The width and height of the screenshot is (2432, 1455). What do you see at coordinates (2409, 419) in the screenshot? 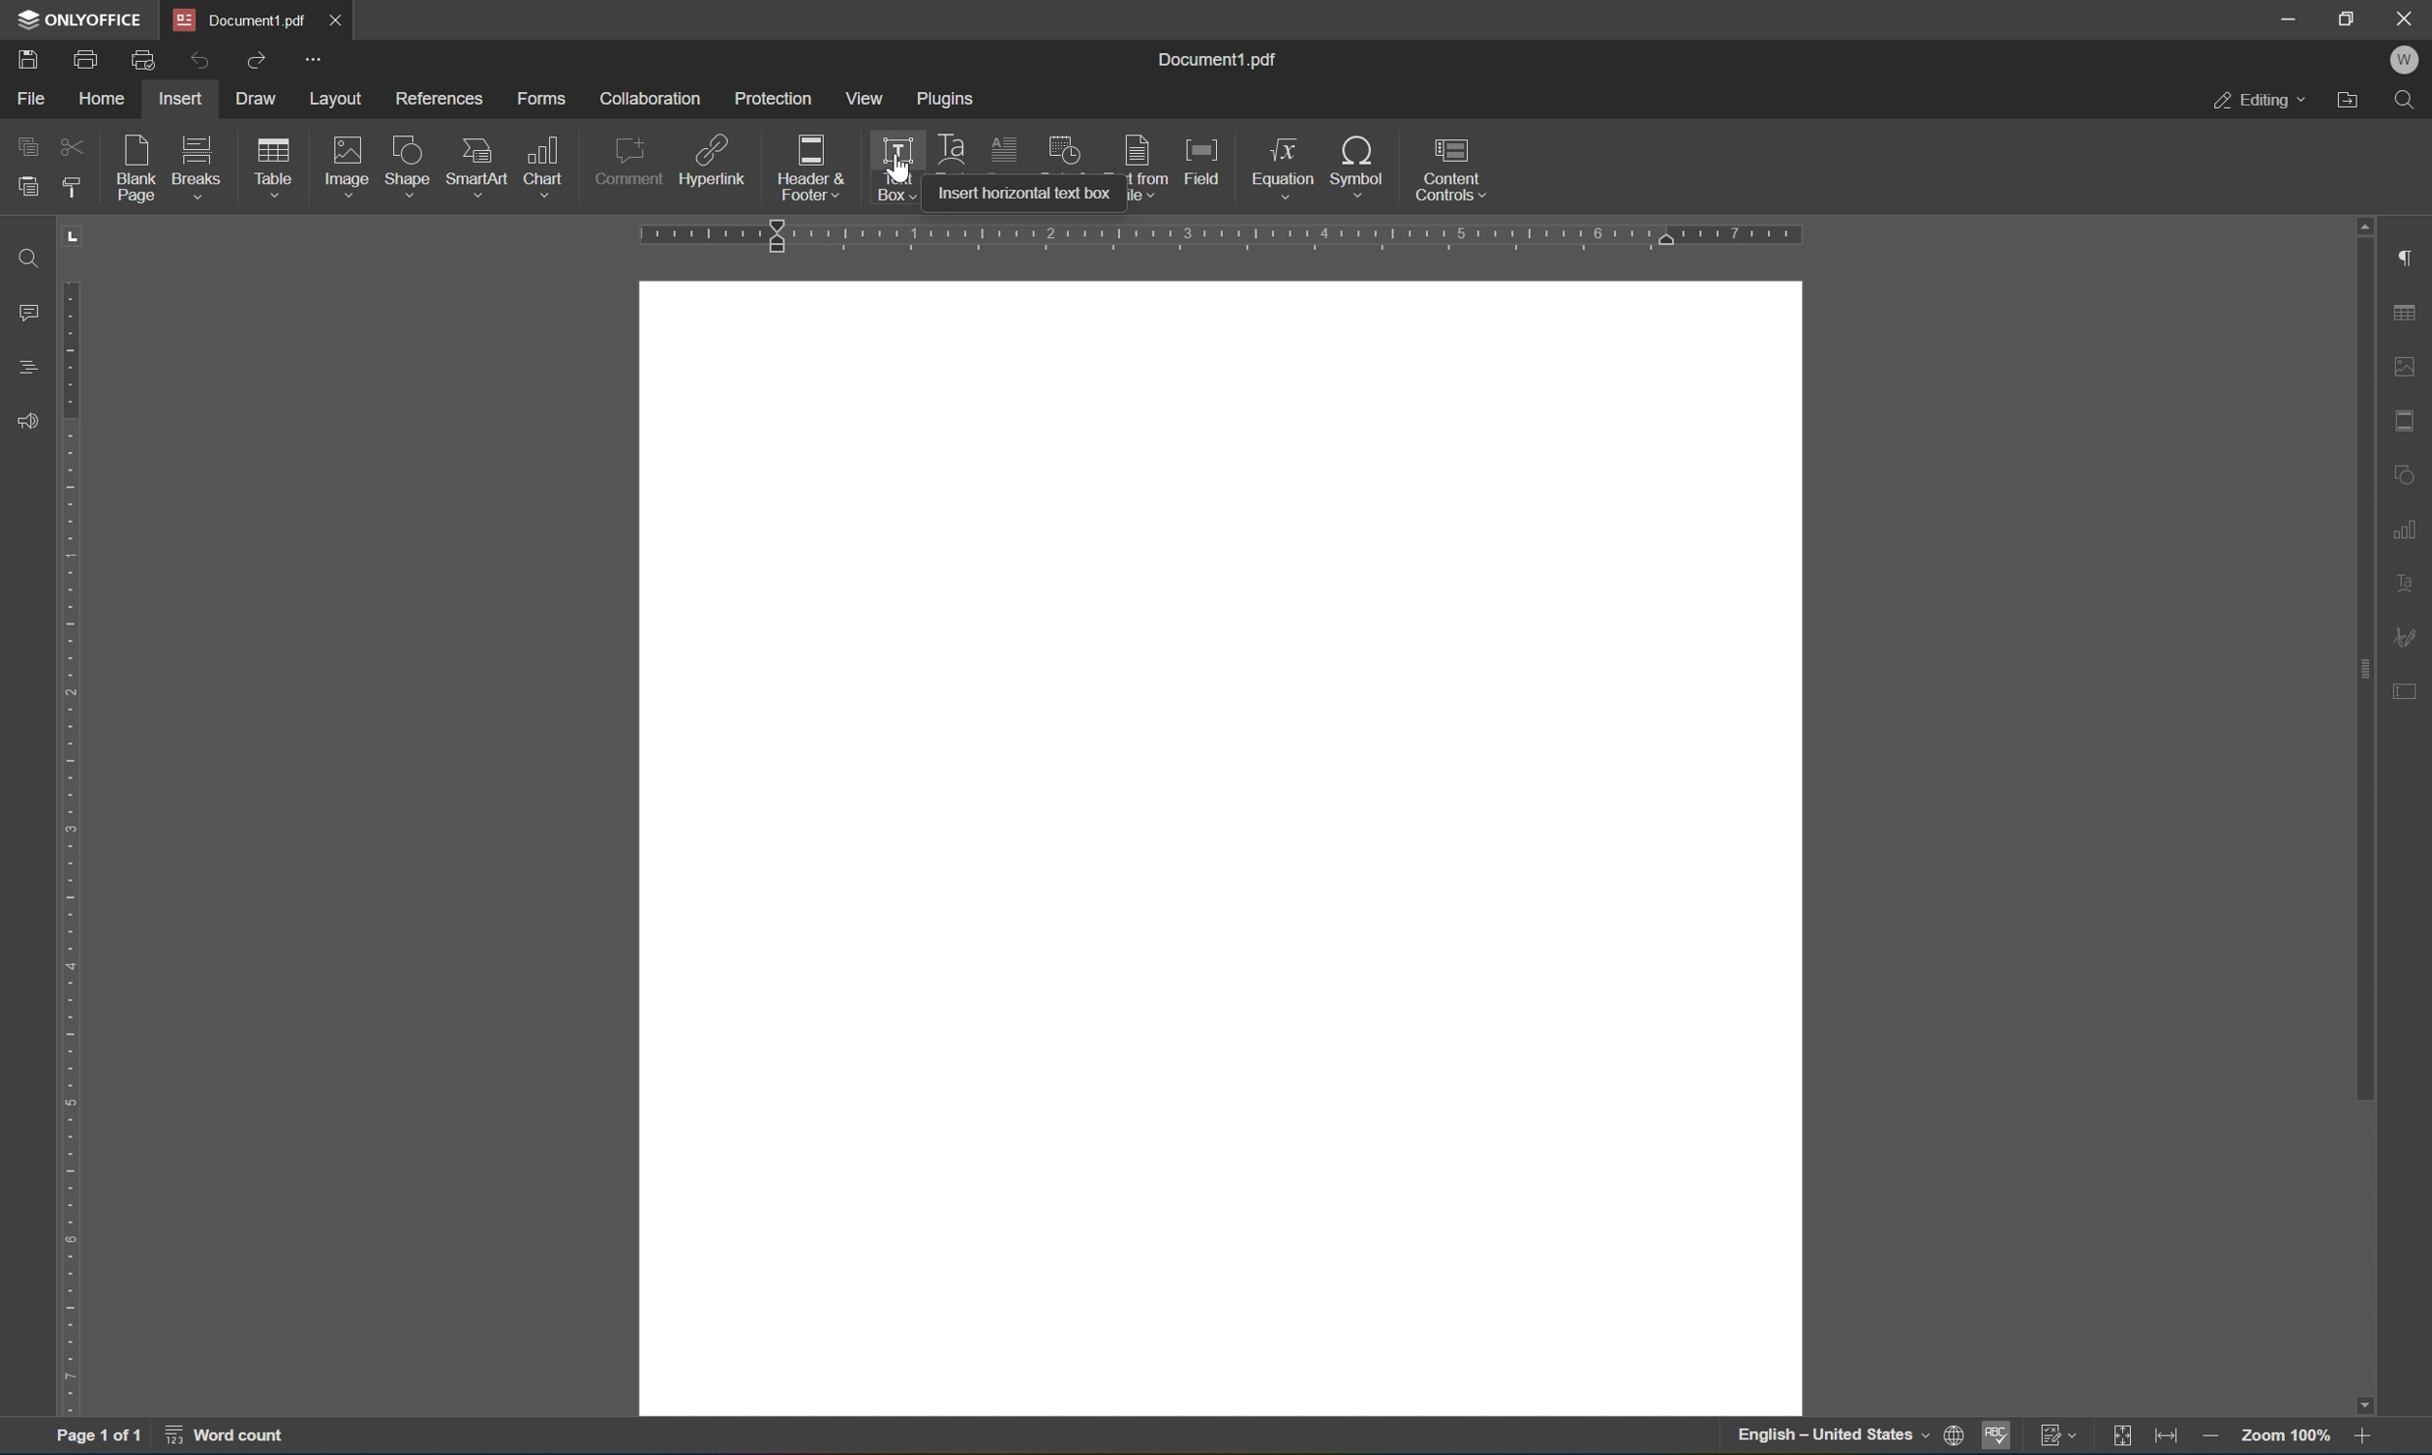
I see `Header and footer settings` at bounding box center [2409, 419].